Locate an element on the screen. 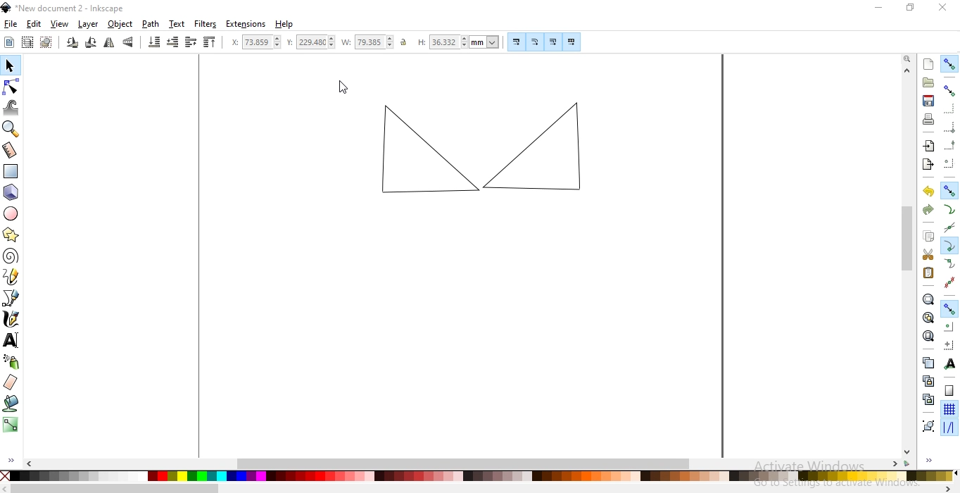  view is located at coordinates (60, 24).